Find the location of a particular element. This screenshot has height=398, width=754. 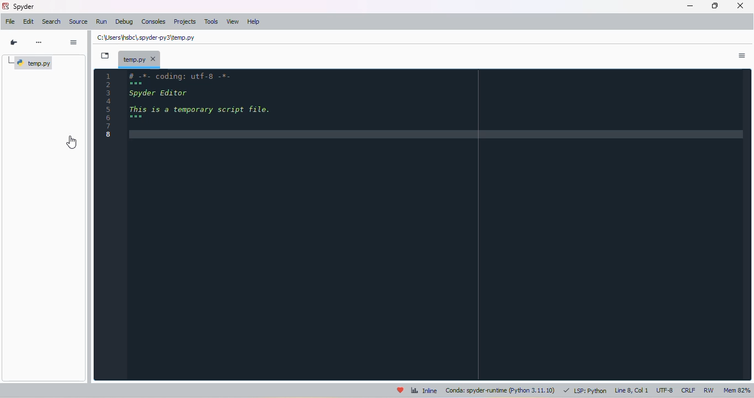

close is located at coordinates (741, 6).